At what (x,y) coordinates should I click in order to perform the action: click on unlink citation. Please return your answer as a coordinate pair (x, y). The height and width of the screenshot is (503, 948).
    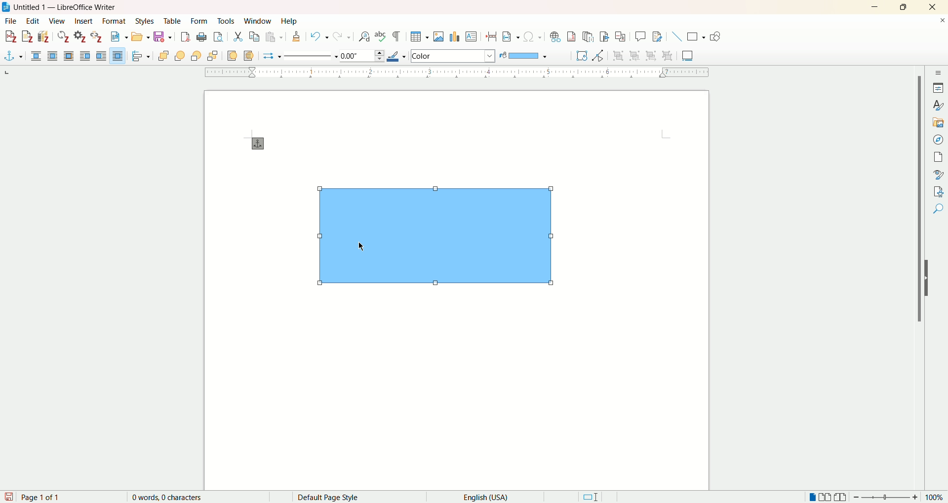
    Looking at the image, I should click on (97, 36).